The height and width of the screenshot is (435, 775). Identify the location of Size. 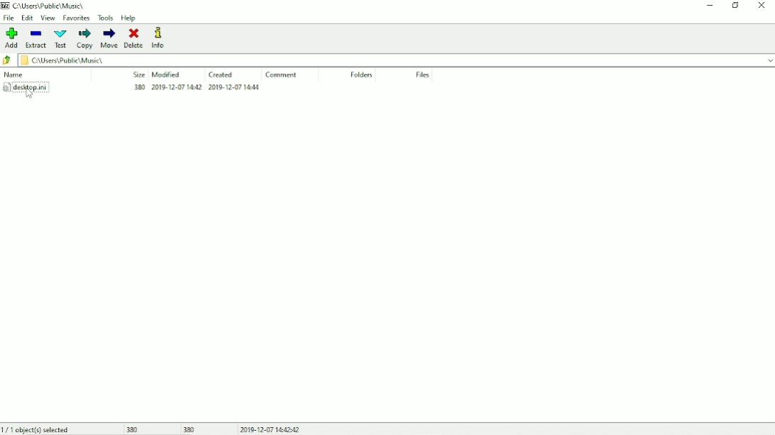
(136, 73).